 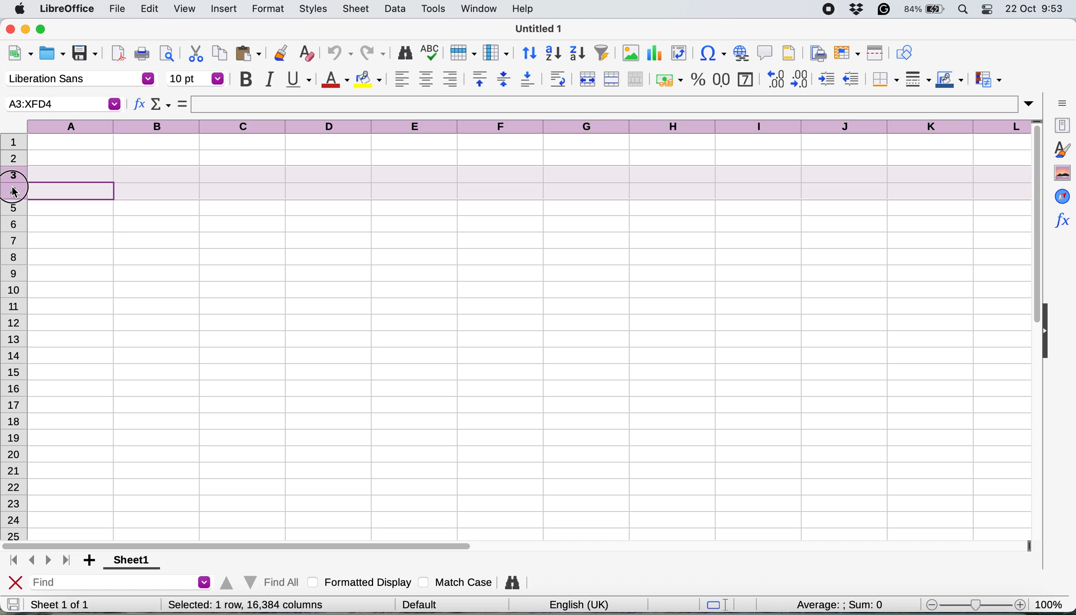 I want to click on libreoffice, so click(x=69, y=10).